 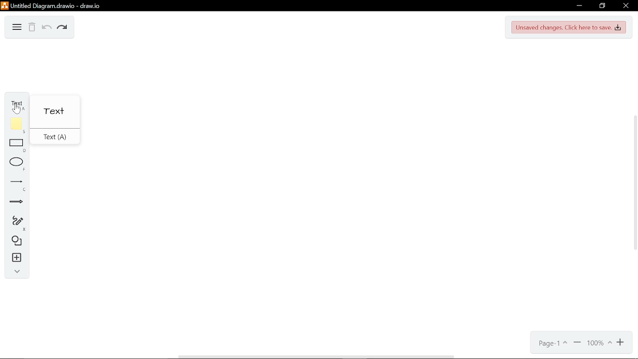 What do you see at coordinates (553, 344) in the screenshot?
I see `current page` at bounding box center [553, 344].